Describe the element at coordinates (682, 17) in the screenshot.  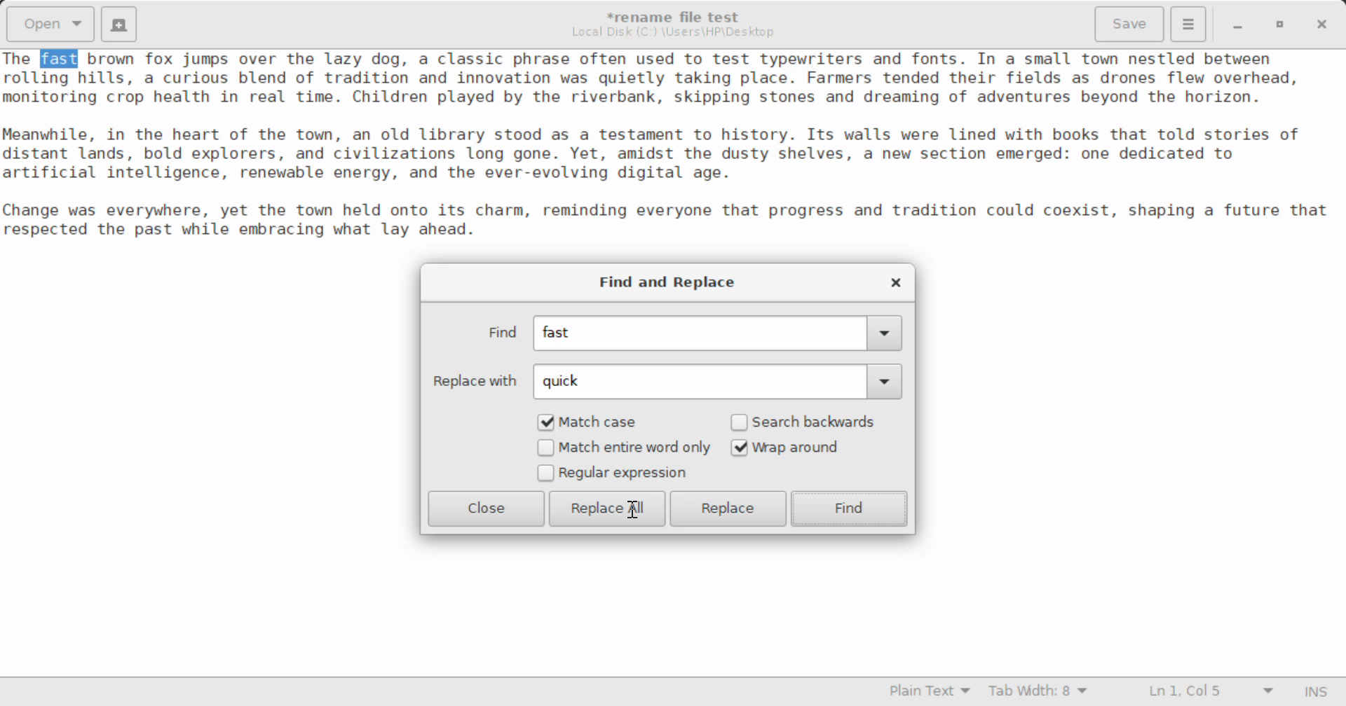
I see `*rename file test` at that location.